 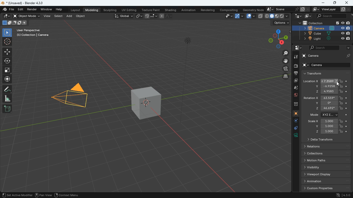 I want to click on custom properties, so click(x=325, y=188).